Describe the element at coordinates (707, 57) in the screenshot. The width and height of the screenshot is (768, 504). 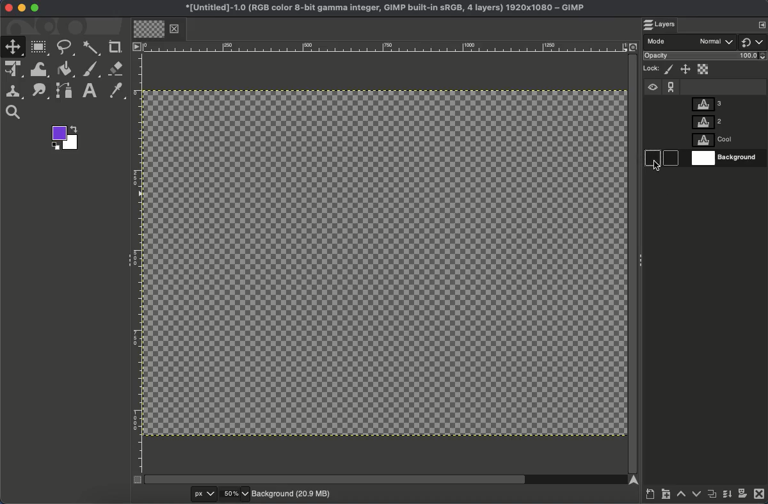
I see `Opacity` at that location.